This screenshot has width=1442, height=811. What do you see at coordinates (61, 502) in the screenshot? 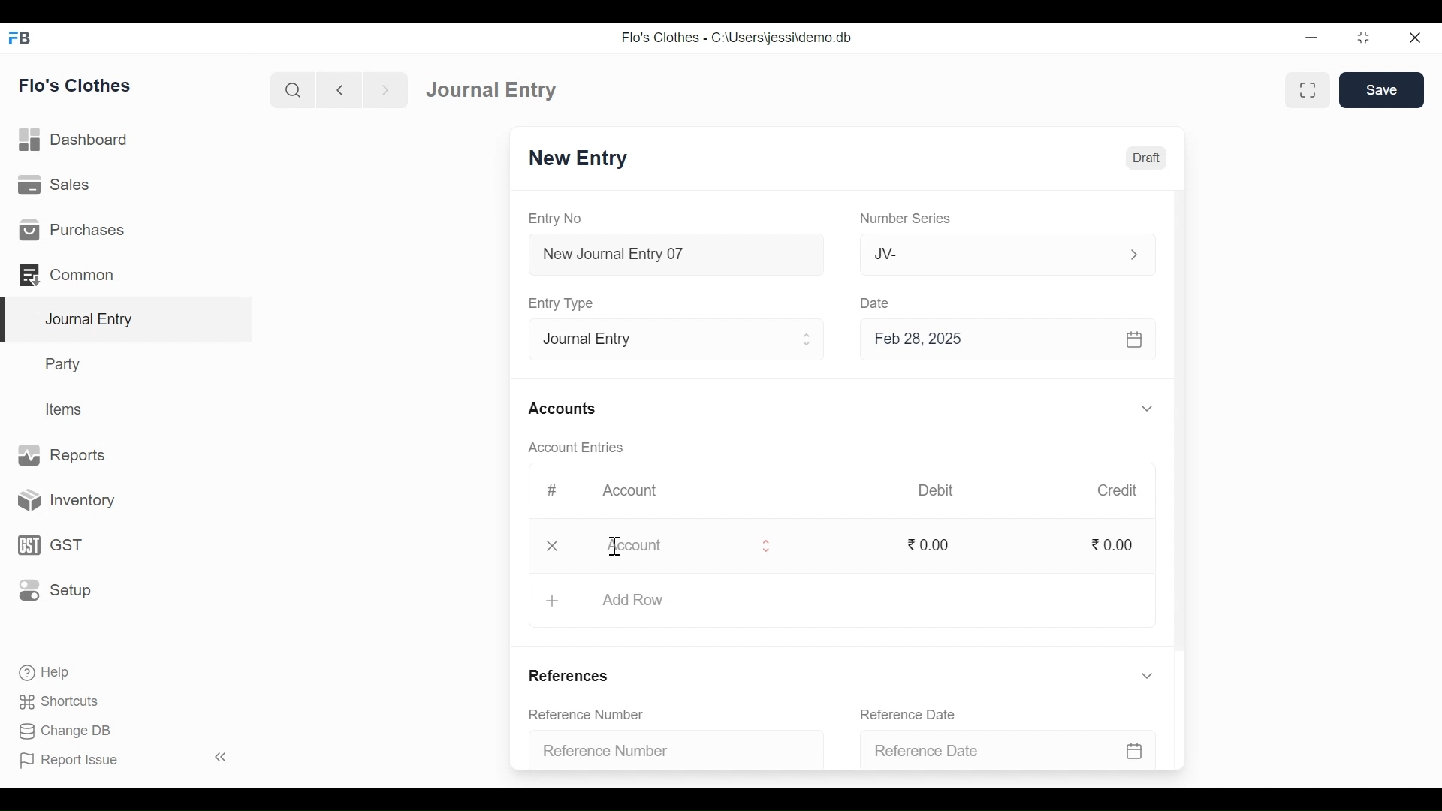
I see `Inventory` at bounding box center [61, 502].